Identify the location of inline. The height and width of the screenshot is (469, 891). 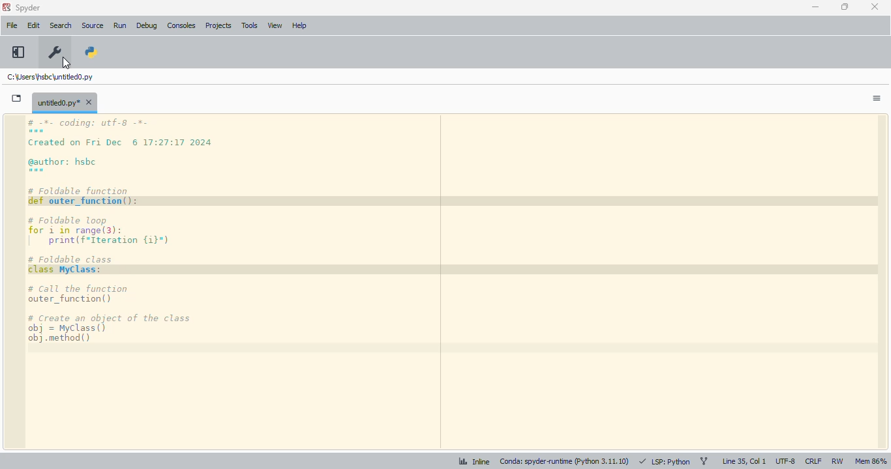
(474, 461).